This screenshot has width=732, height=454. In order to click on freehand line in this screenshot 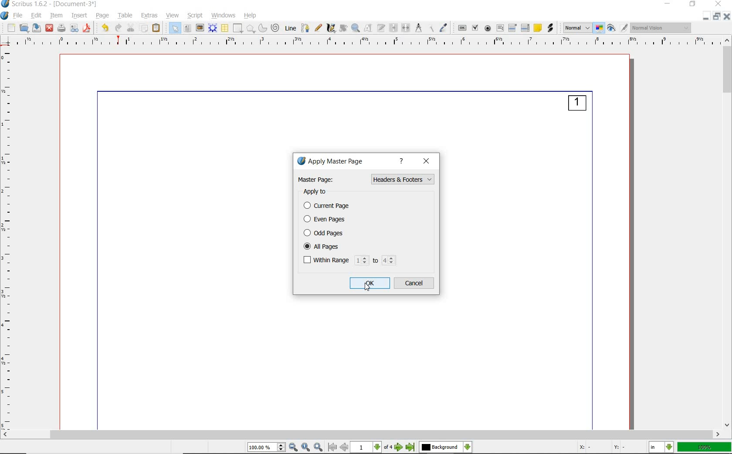, I will do `click(318, 28)`.